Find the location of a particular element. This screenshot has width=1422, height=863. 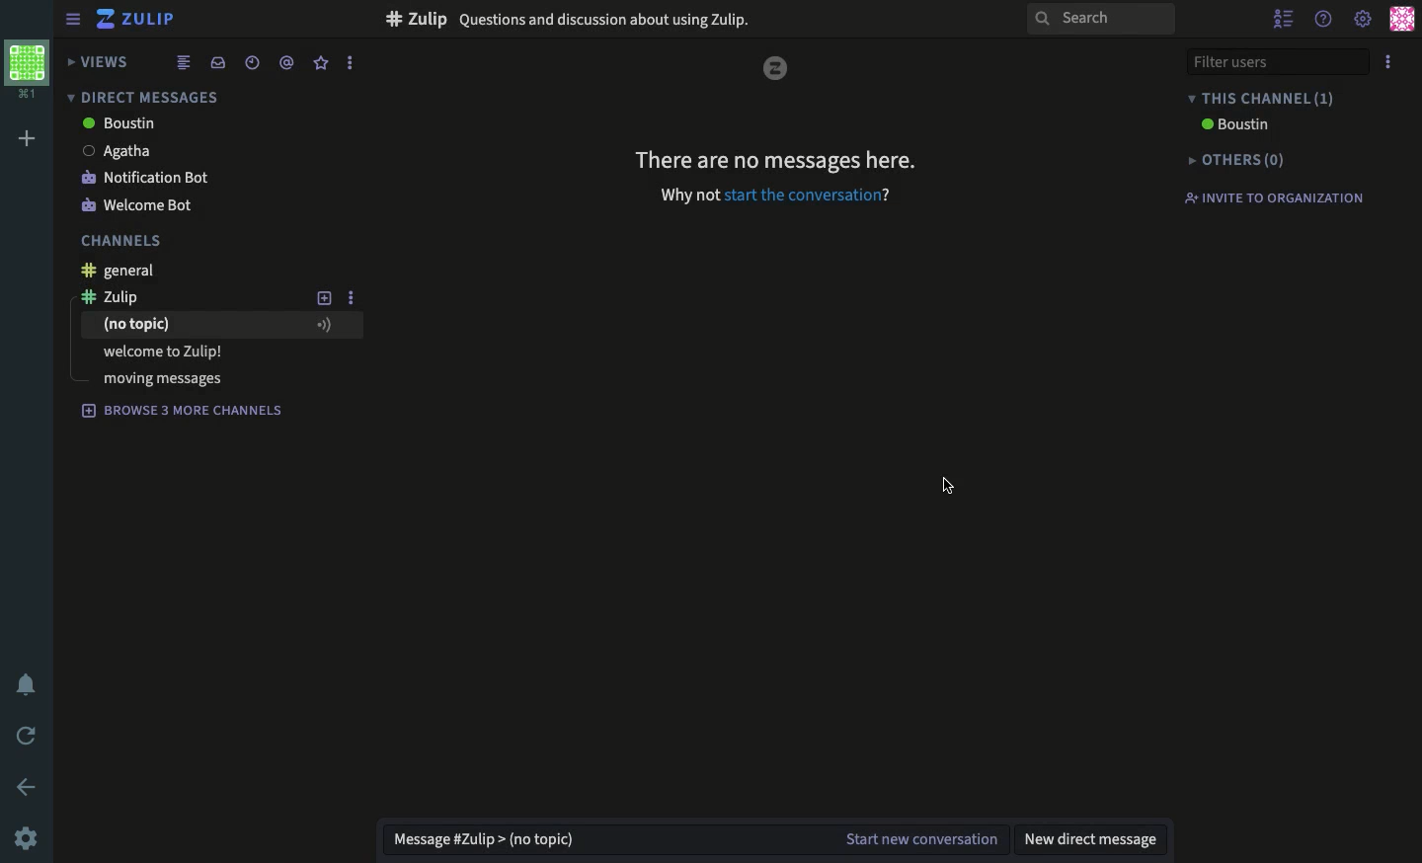

notification is located at coordinates (26, 682).